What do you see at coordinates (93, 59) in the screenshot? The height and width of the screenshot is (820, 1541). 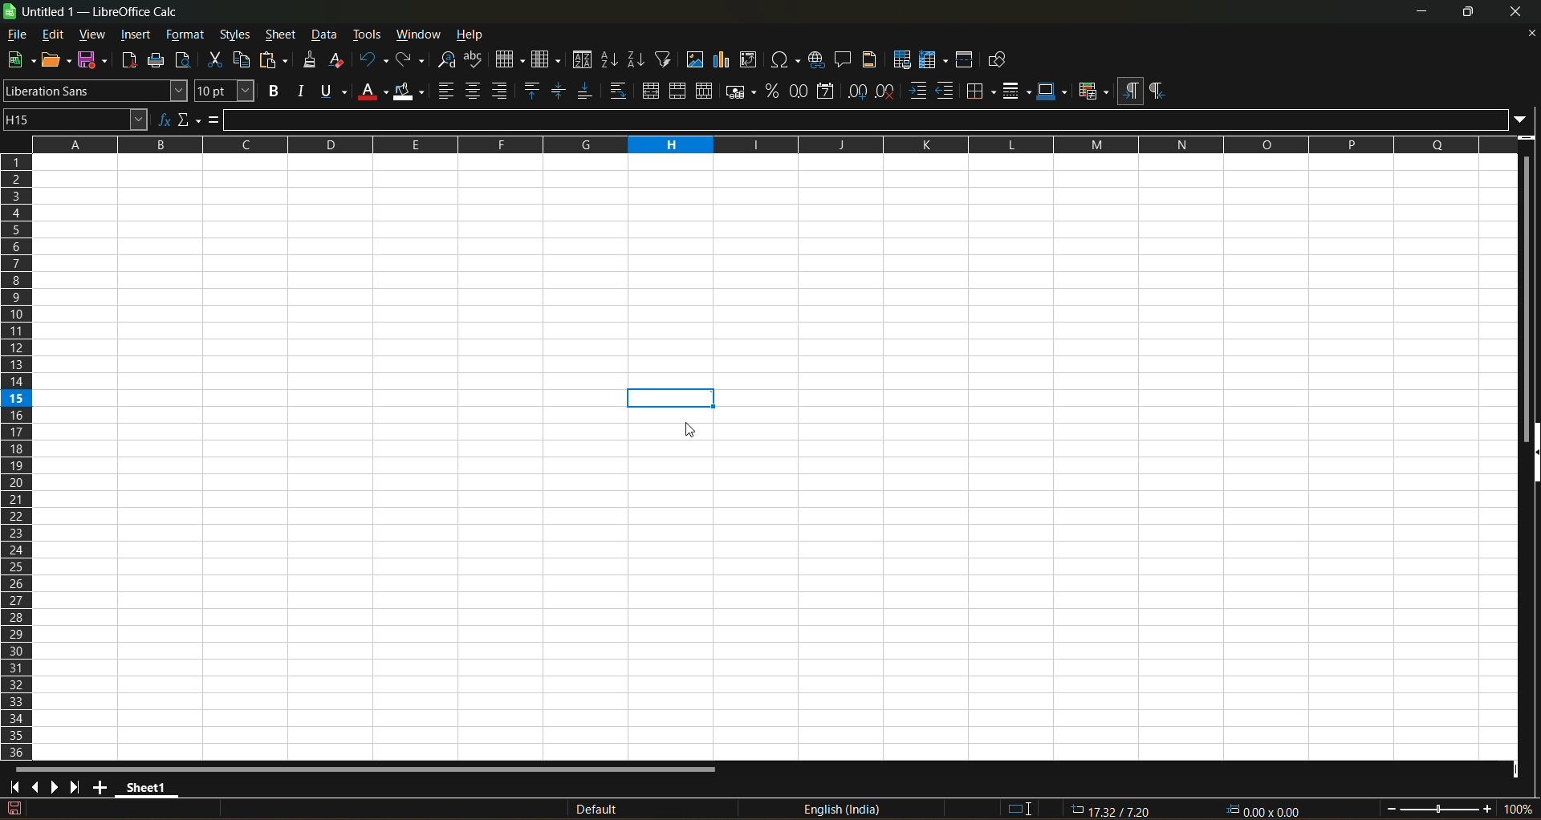 I see `save` at bounding box center [93, 59].